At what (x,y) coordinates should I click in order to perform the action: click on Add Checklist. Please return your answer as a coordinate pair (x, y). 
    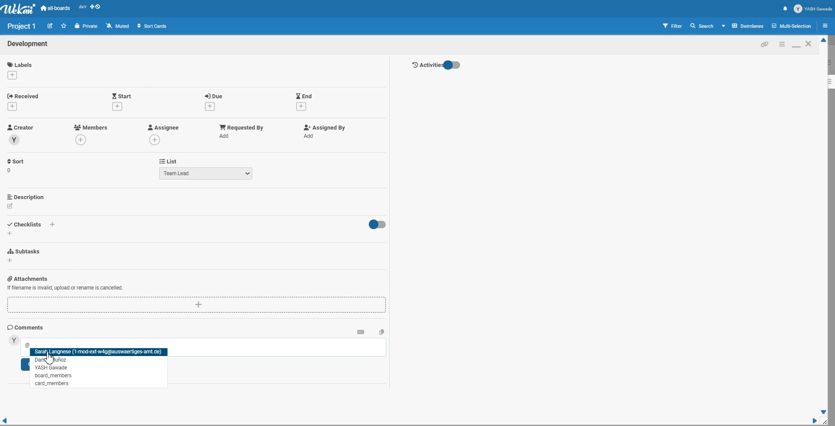
    Looking at the image, I should click on (26, 223).